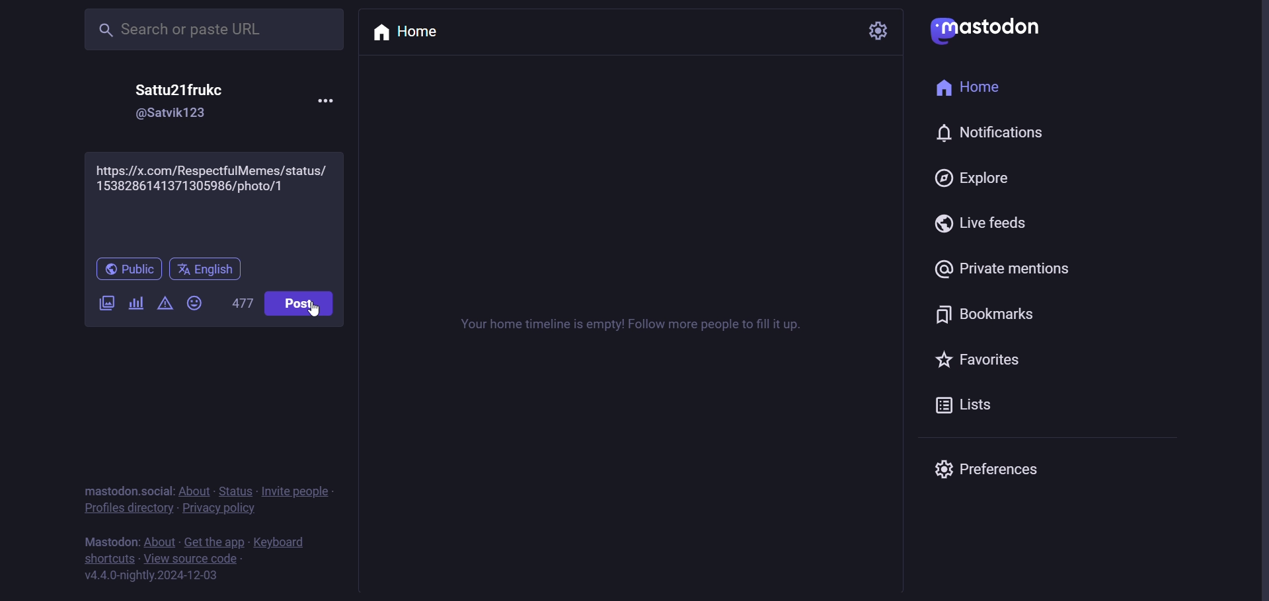 This screenshot has height=601, width=1269. I want to click on mastodon, so click(987, 30).